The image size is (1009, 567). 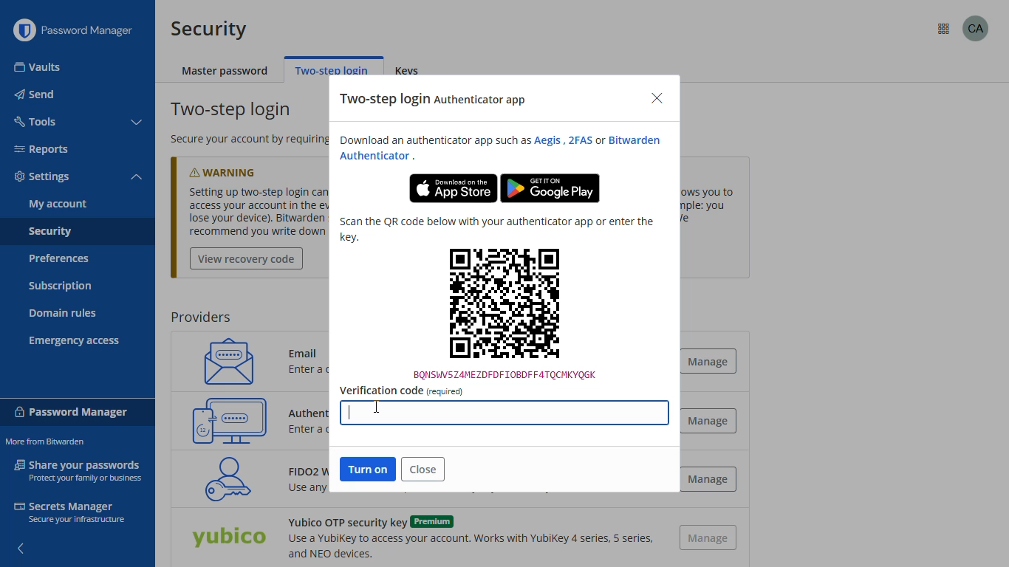 I want to click on FIDO2 WebAuthn, so click(x=223, y=478).